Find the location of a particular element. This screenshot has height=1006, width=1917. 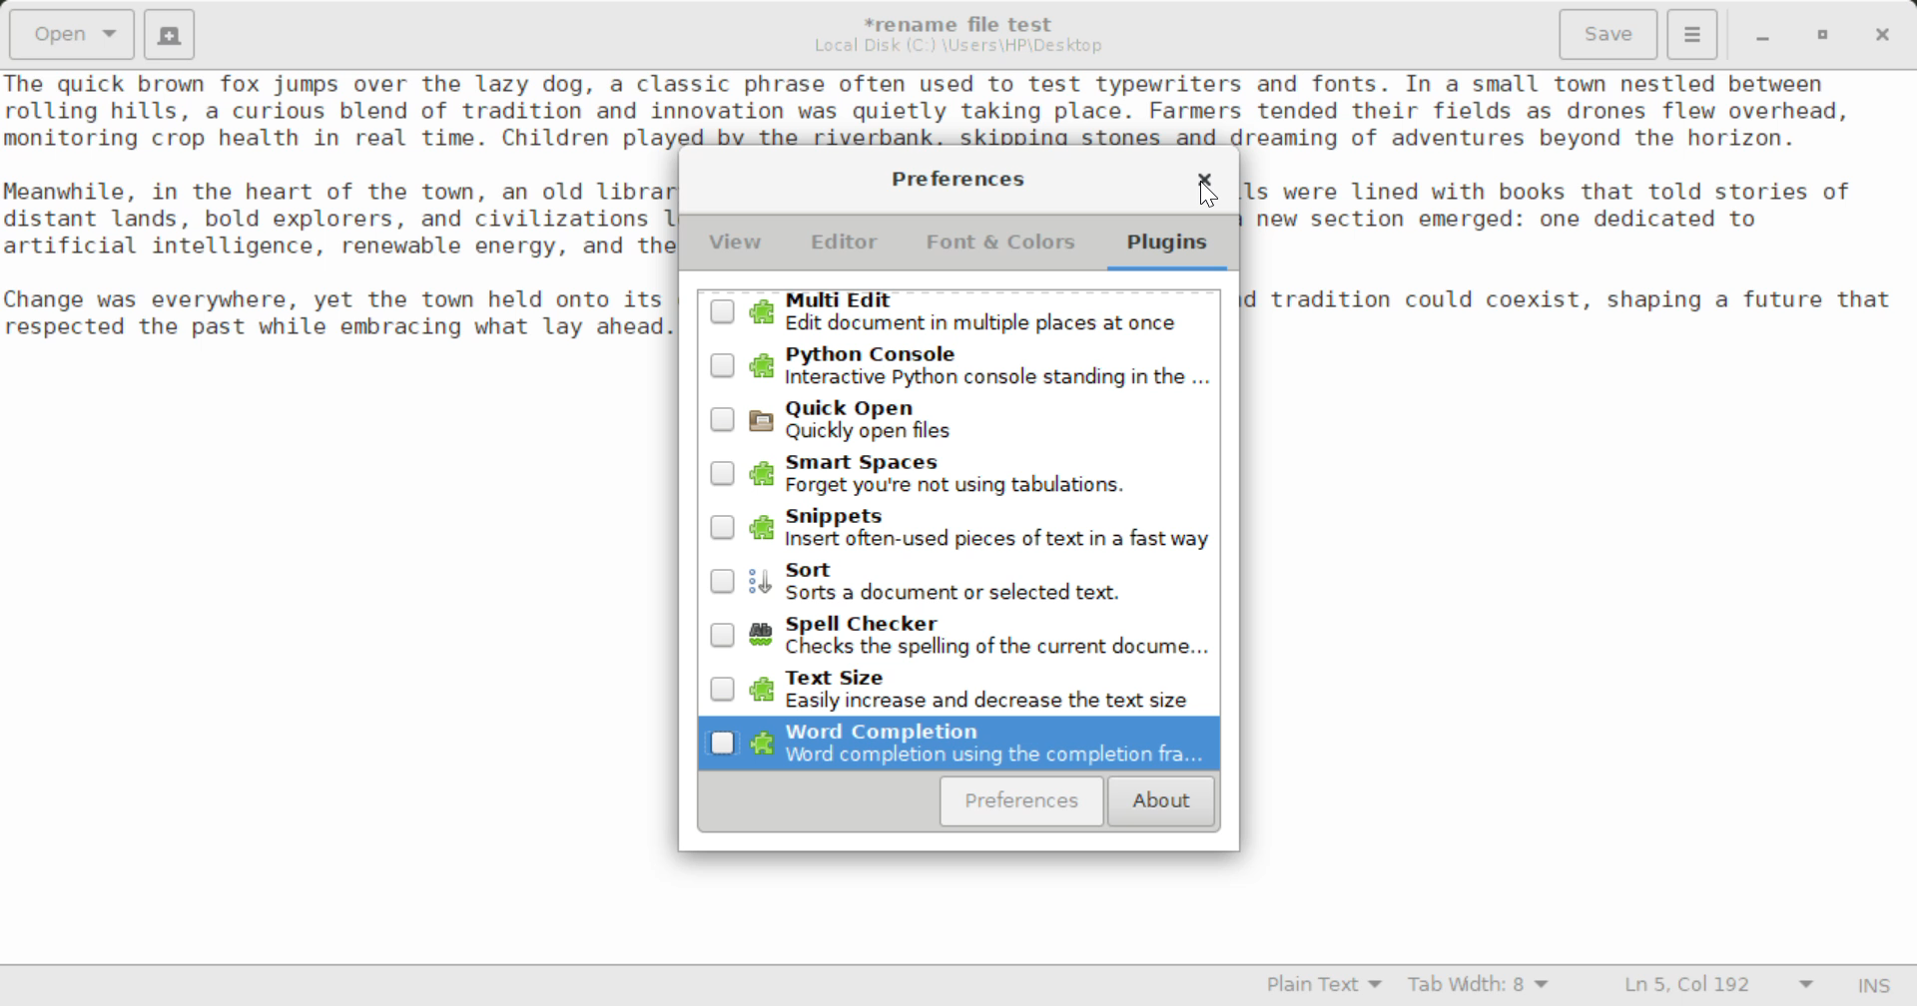

View Tab is located at coordinates (736, 247).